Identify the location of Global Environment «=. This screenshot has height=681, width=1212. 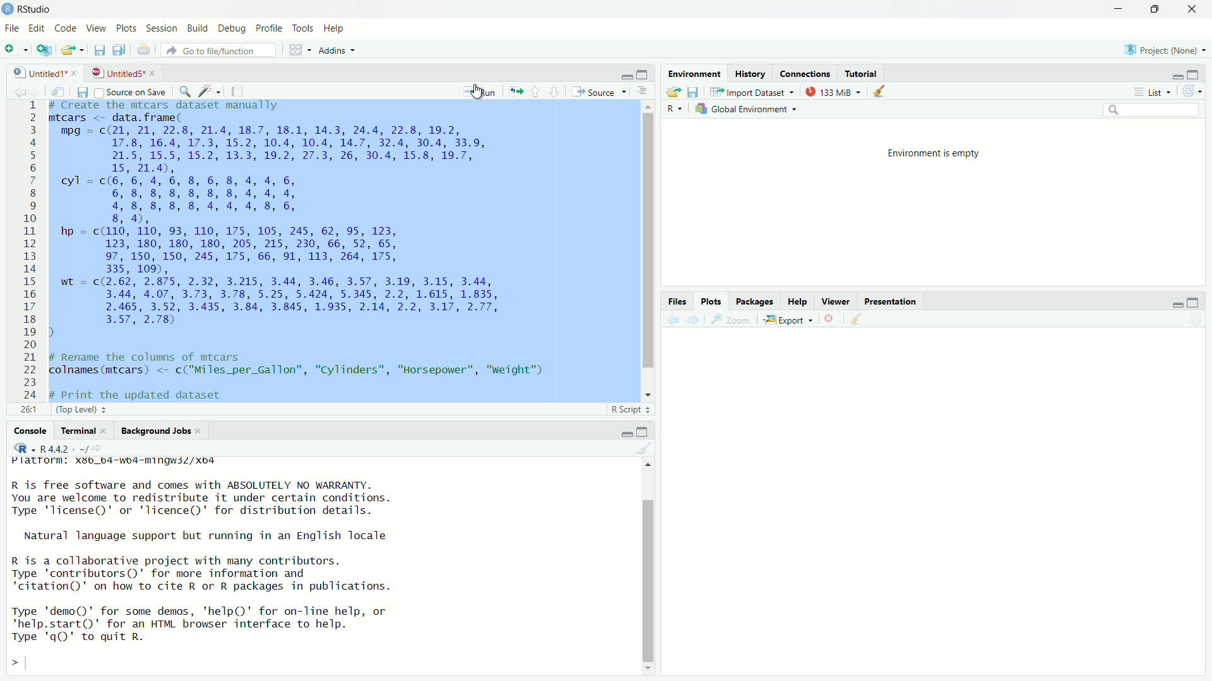
(749, 108).